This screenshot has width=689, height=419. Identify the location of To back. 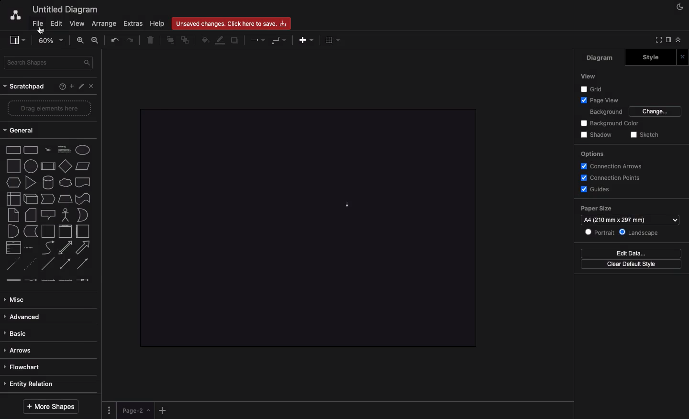
(186, 40).